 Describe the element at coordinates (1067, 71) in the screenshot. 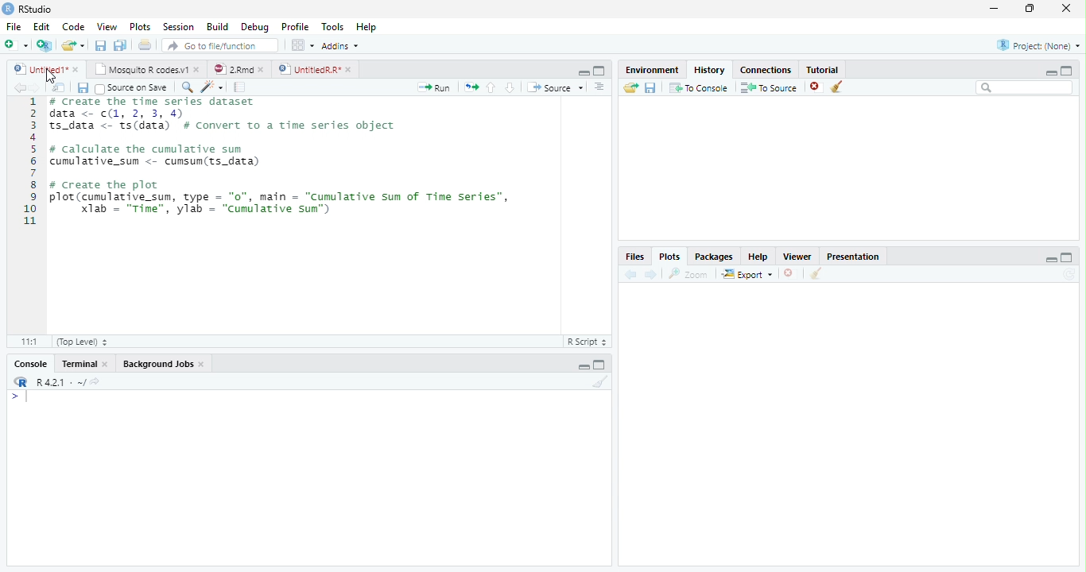

I see `Maximize` at that location.